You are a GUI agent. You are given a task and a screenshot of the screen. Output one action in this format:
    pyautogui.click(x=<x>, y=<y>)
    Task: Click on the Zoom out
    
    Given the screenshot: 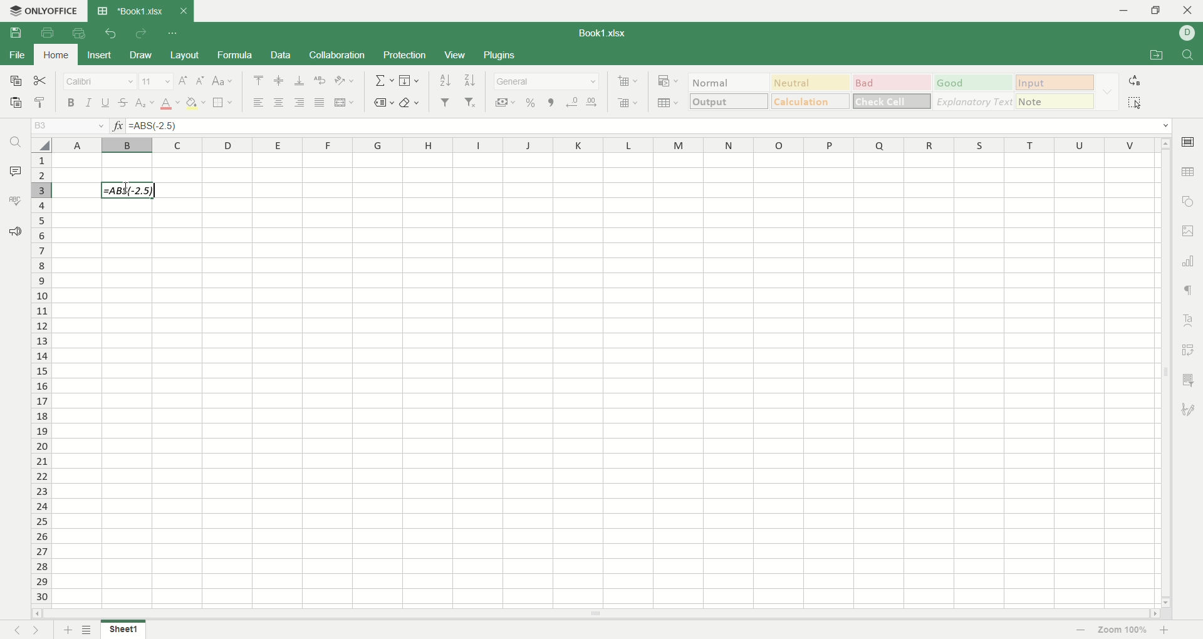 What is the action you would take?
    pyautogui.click(x=1081, y=631)
    